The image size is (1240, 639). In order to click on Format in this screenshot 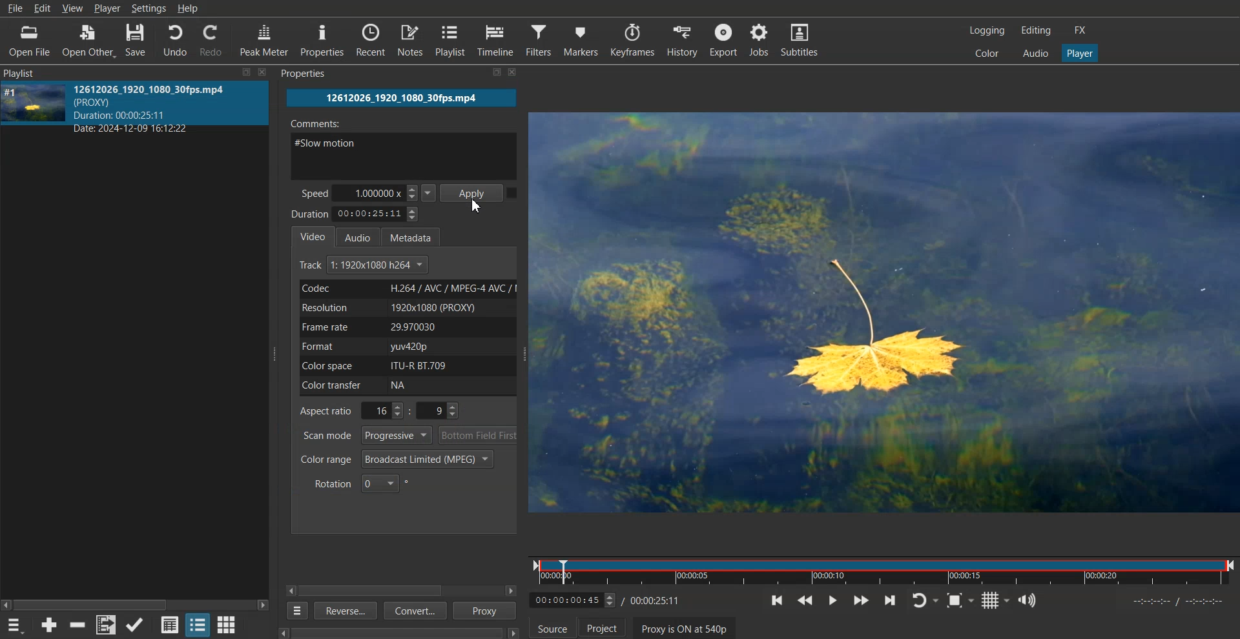, I will do `click(405, 347)`.